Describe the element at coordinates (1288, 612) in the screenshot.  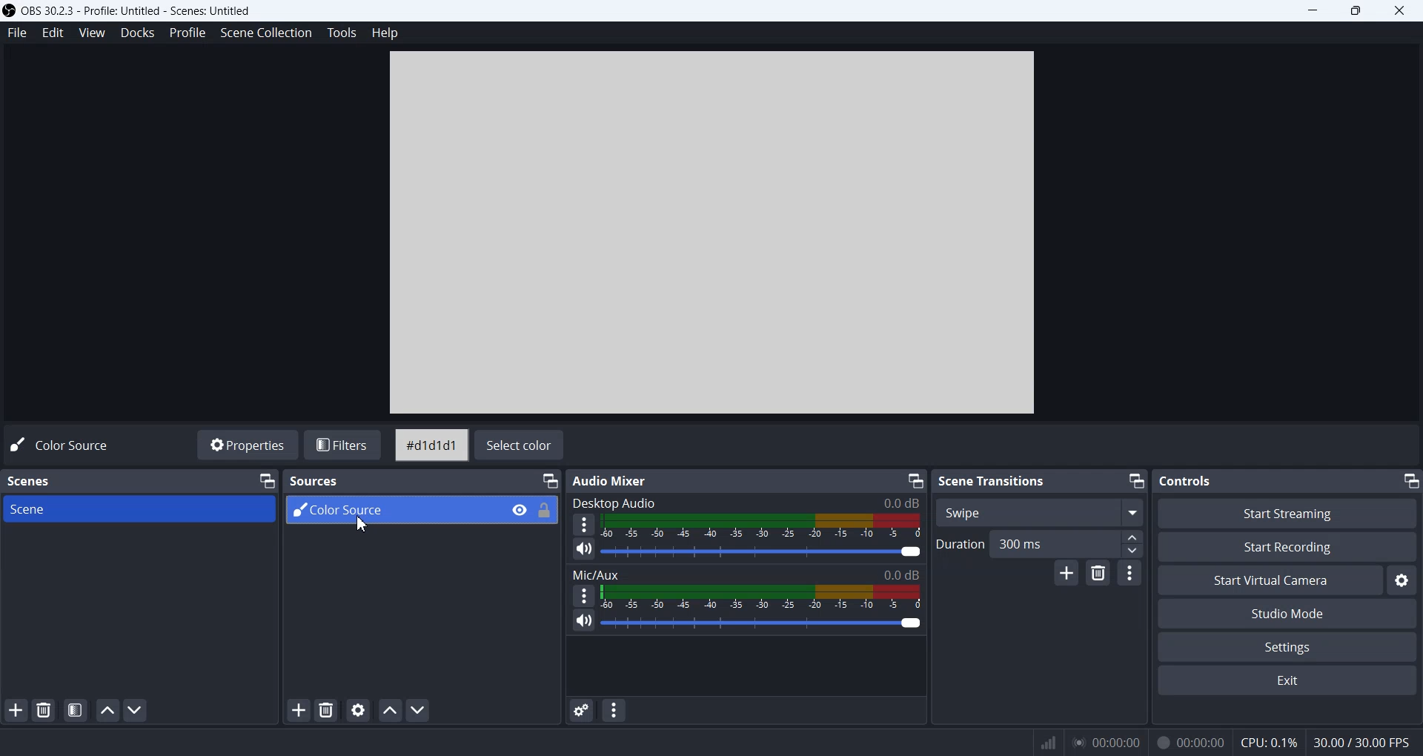
I see `Studio Mode` at that location.